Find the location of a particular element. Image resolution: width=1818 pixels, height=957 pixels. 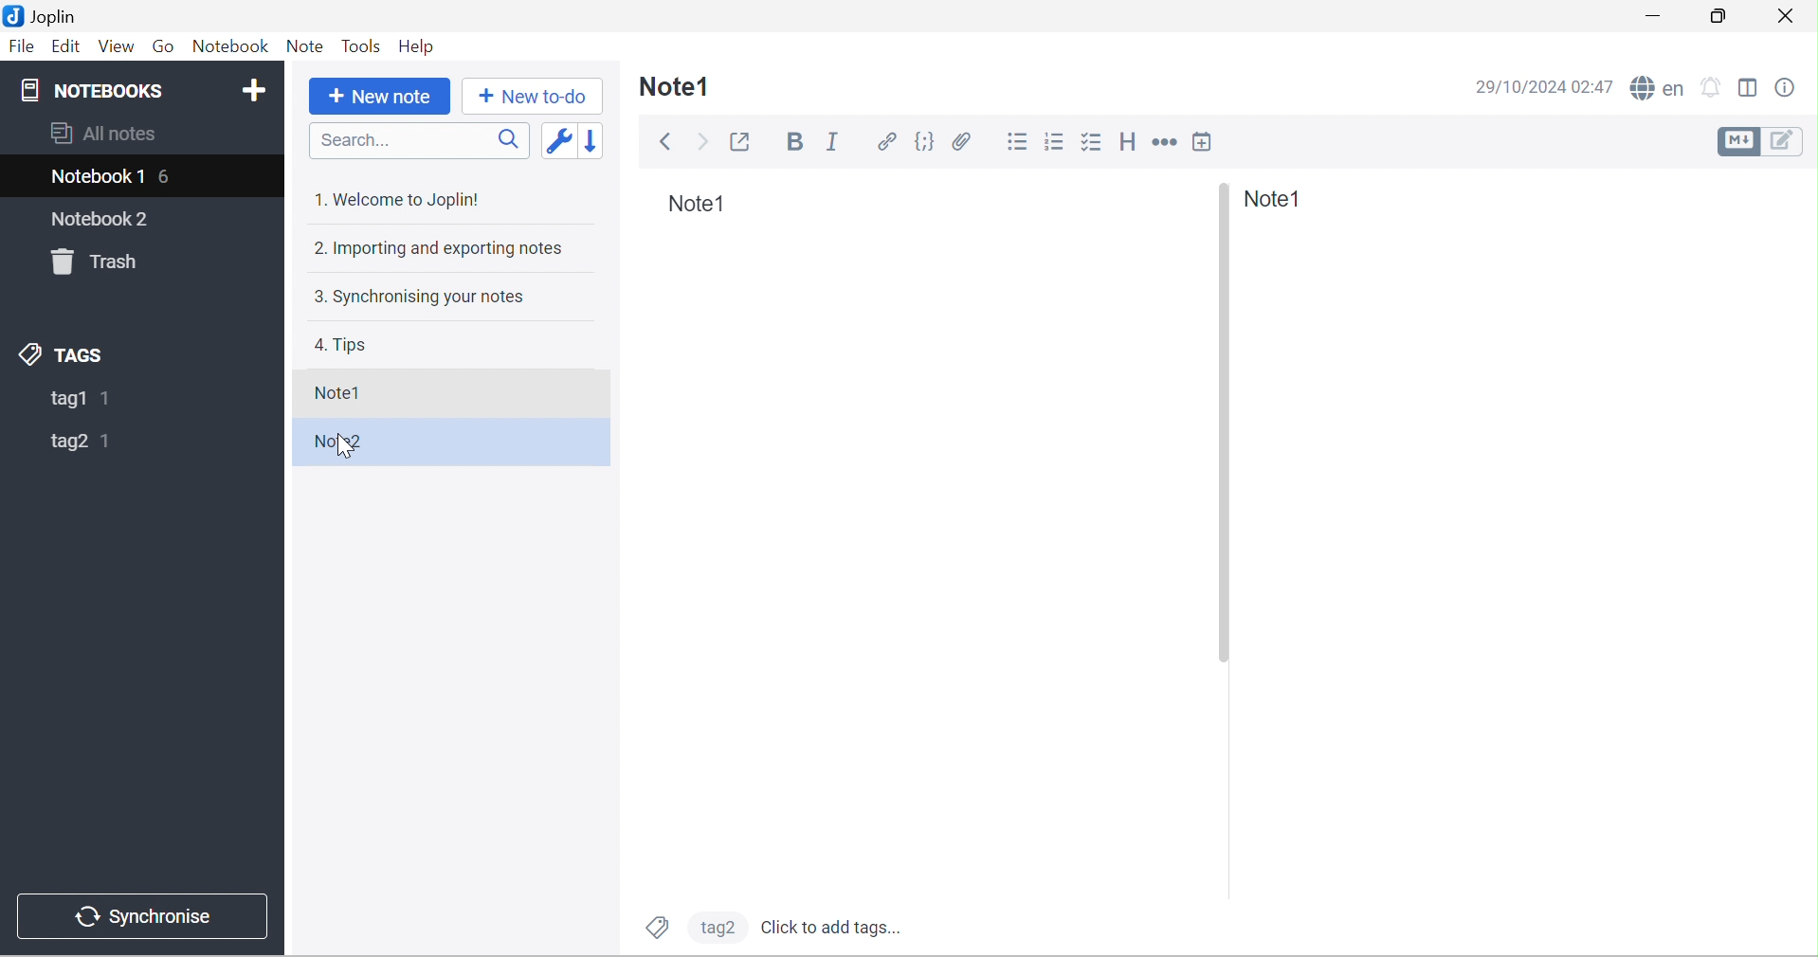

Toggle editors is located at coordinates (1764, 142).